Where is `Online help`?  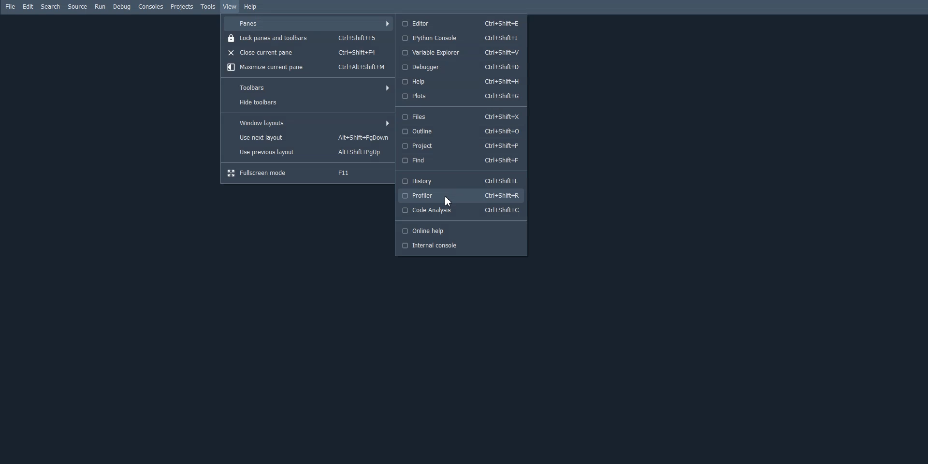 Online help is located at coordinates (461, 231).